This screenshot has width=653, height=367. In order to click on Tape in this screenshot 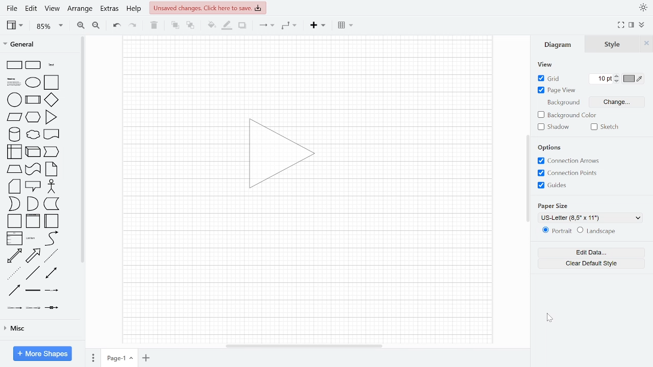, I will do `click(33, 169)`.